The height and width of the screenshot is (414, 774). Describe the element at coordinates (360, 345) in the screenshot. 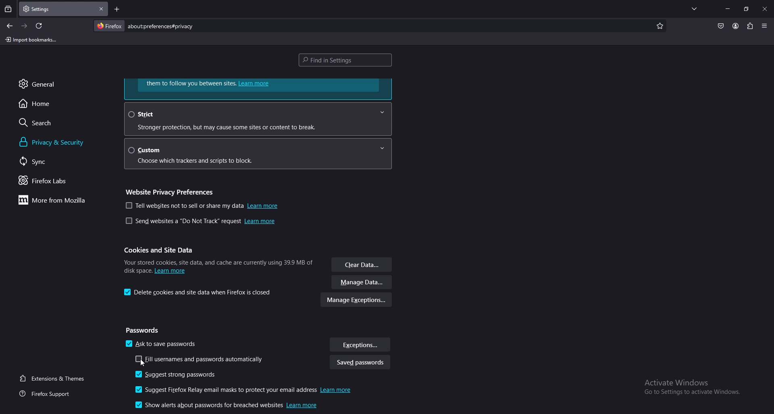

I see `exceptions` at that location.